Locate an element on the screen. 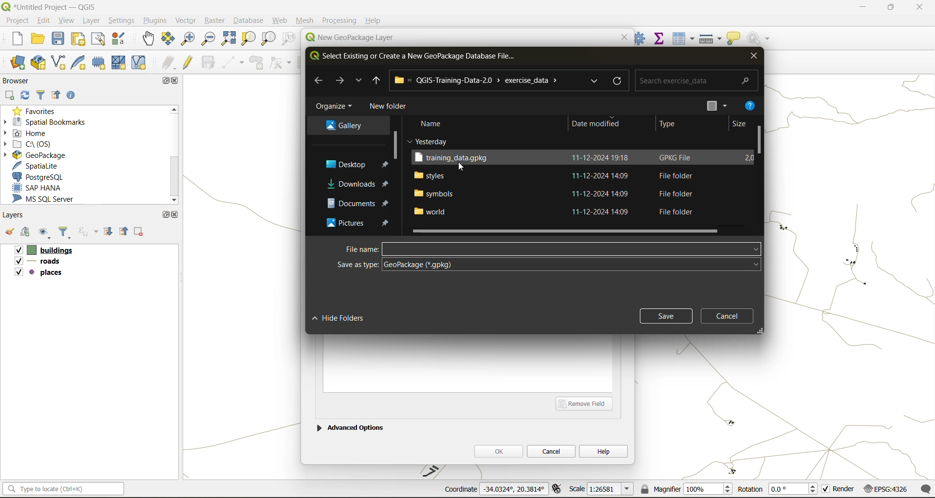  File folder is located at coordinates (673, 193).